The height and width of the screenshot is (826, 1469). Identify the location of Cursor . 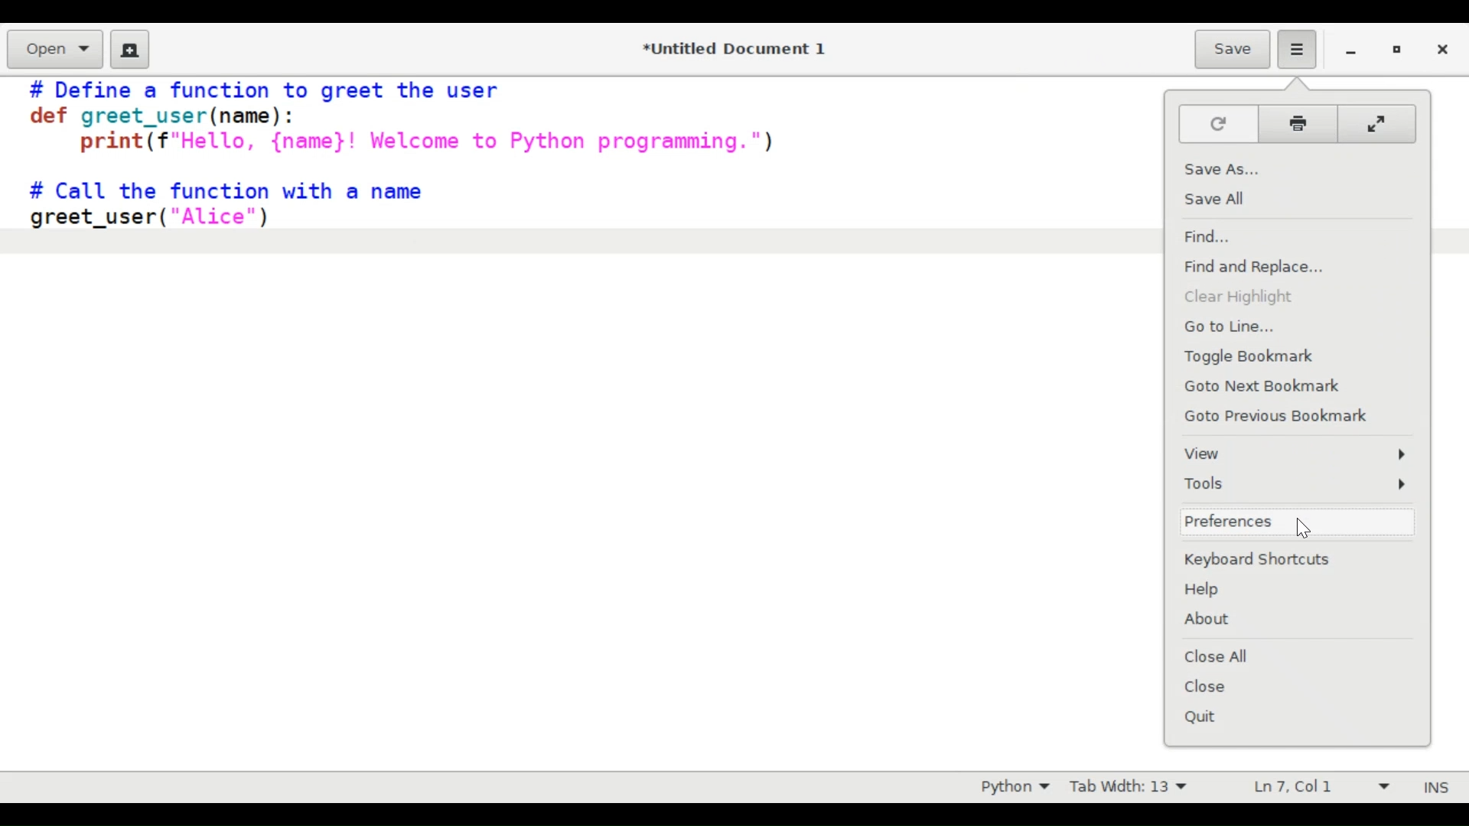
(1307, 528).